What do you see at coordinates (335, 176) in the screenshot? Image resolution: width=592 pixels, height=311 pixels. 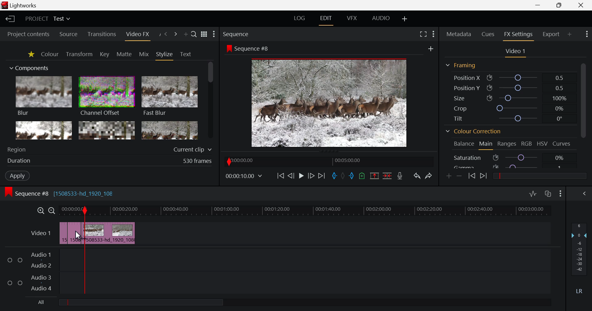 I see `Mark In` at bounding box center [335, 176].